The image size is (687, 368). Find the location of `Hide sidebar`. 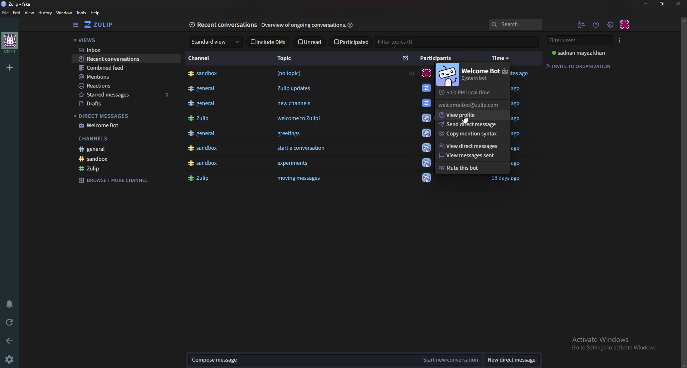

Hide sidebar is located at coordinates (75, 25).